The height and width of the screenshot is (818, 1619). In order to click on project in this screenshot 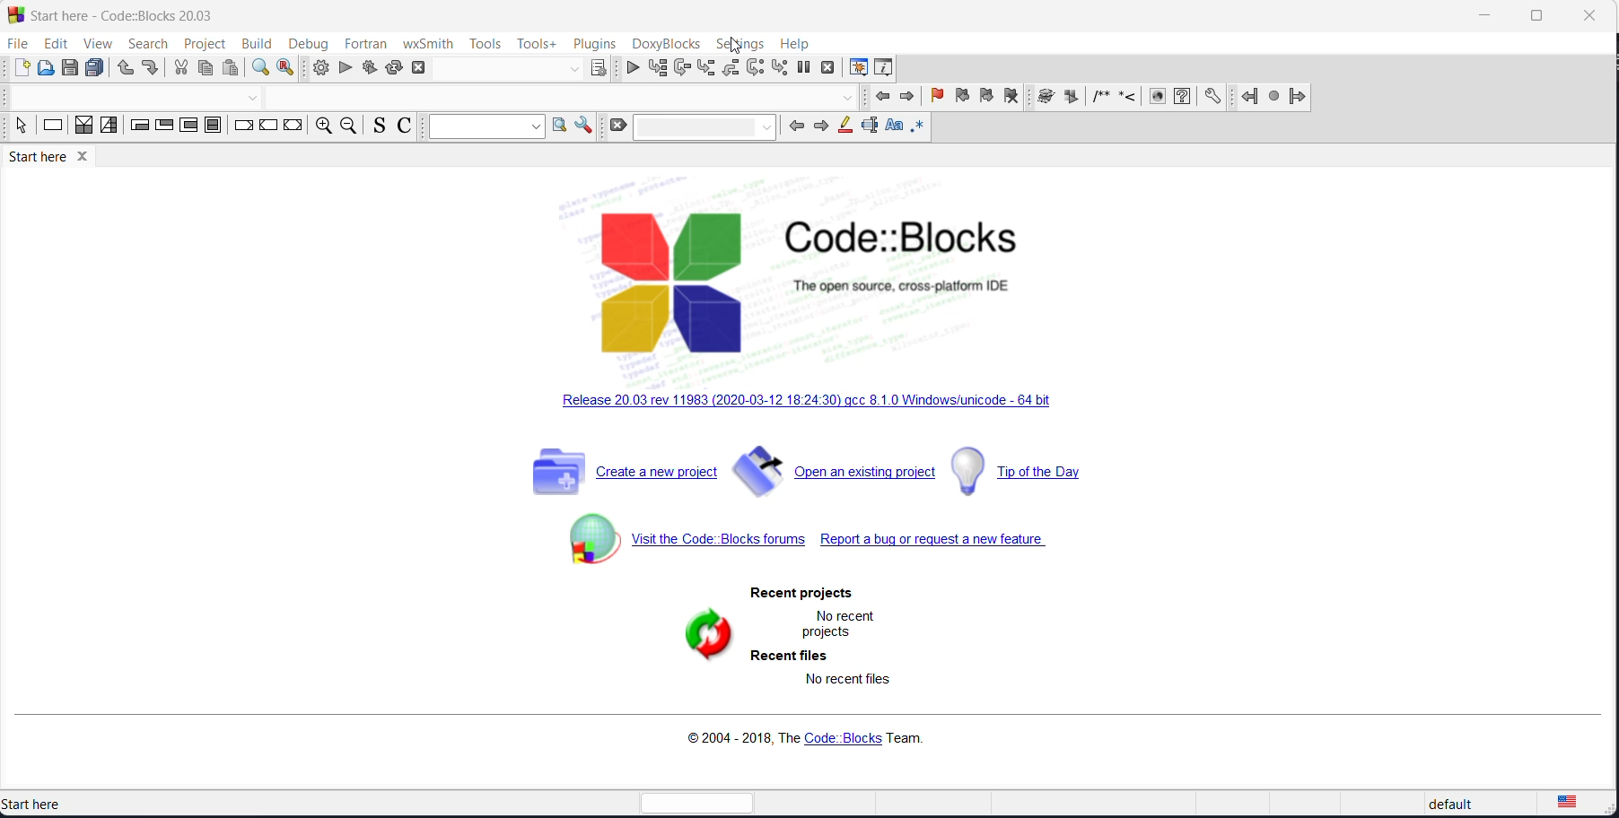, I will do `click(201, 44)`.